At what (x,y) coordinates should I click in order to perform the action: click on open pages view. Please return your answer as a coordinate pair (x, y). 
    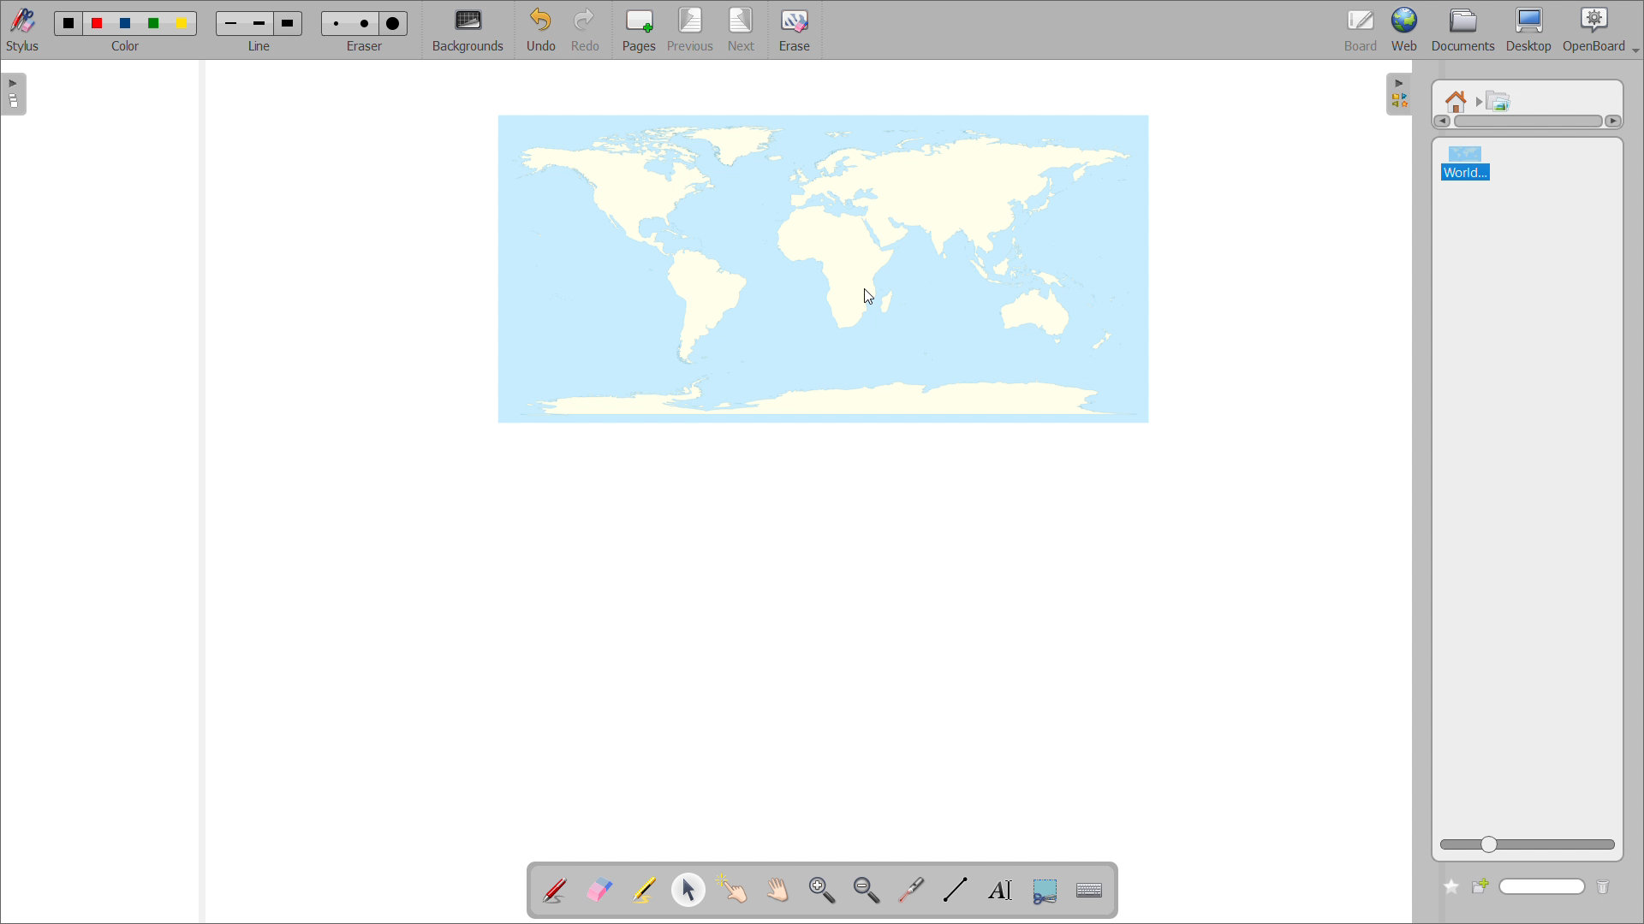
    Looking at the image, I should click on (13, 95).